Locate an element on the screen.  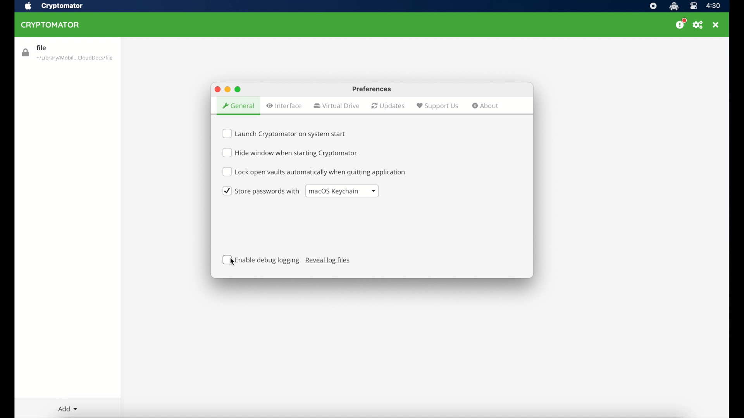
virtual drive is located at coordinates (336, 106).